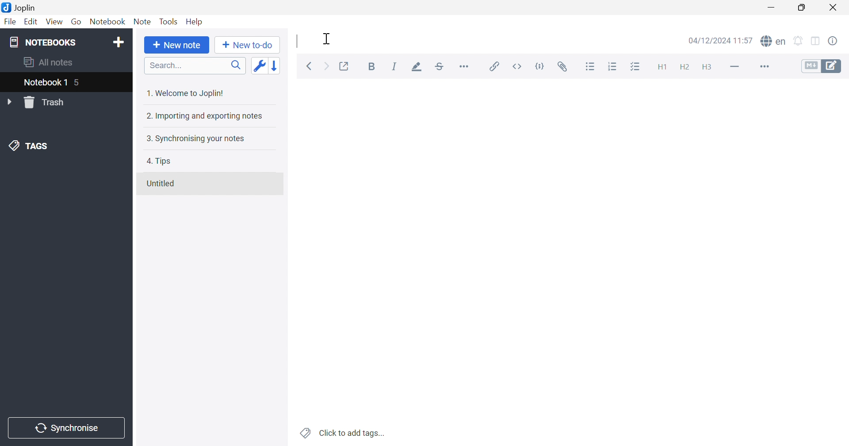 This screenshot has width=849, height=446. I want to click on Back, so click(310, 65).